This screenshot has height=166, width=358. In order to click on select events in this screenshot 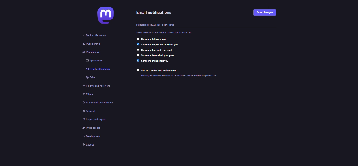, I will do `click(165, 33)`.